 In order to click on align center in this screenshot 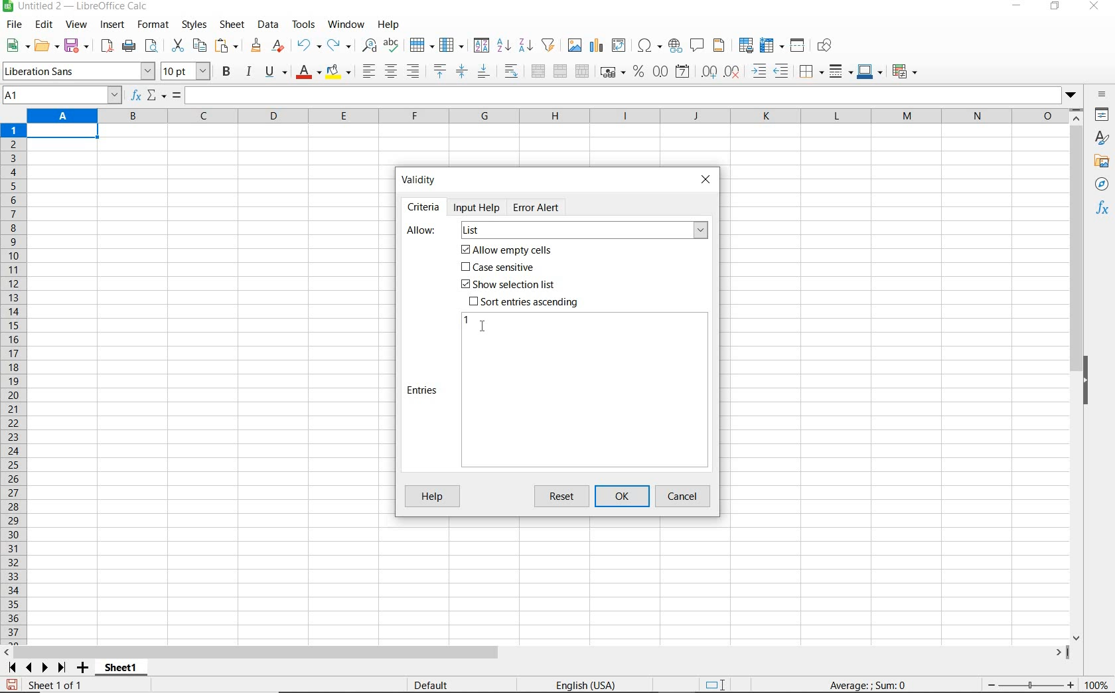, I will do `click(391, 72)`.